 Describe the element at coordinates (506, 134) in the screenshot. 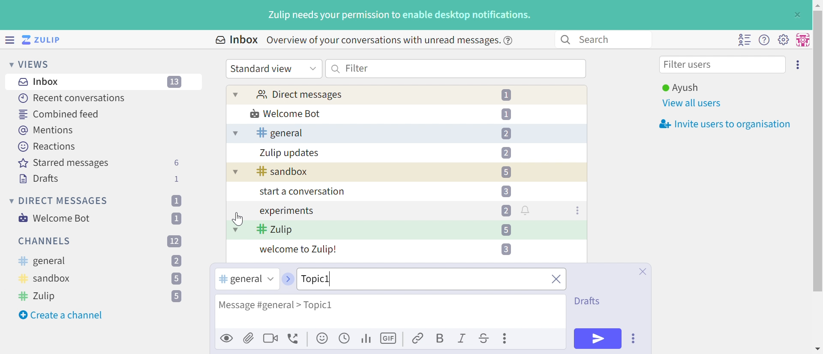

I see `2` at that location.